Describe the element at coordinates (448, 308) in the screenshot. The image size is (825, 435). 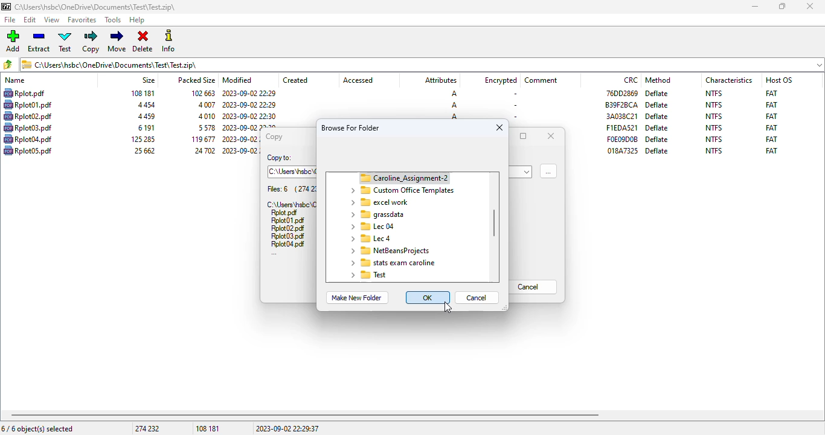
I see `cursor` at that location.